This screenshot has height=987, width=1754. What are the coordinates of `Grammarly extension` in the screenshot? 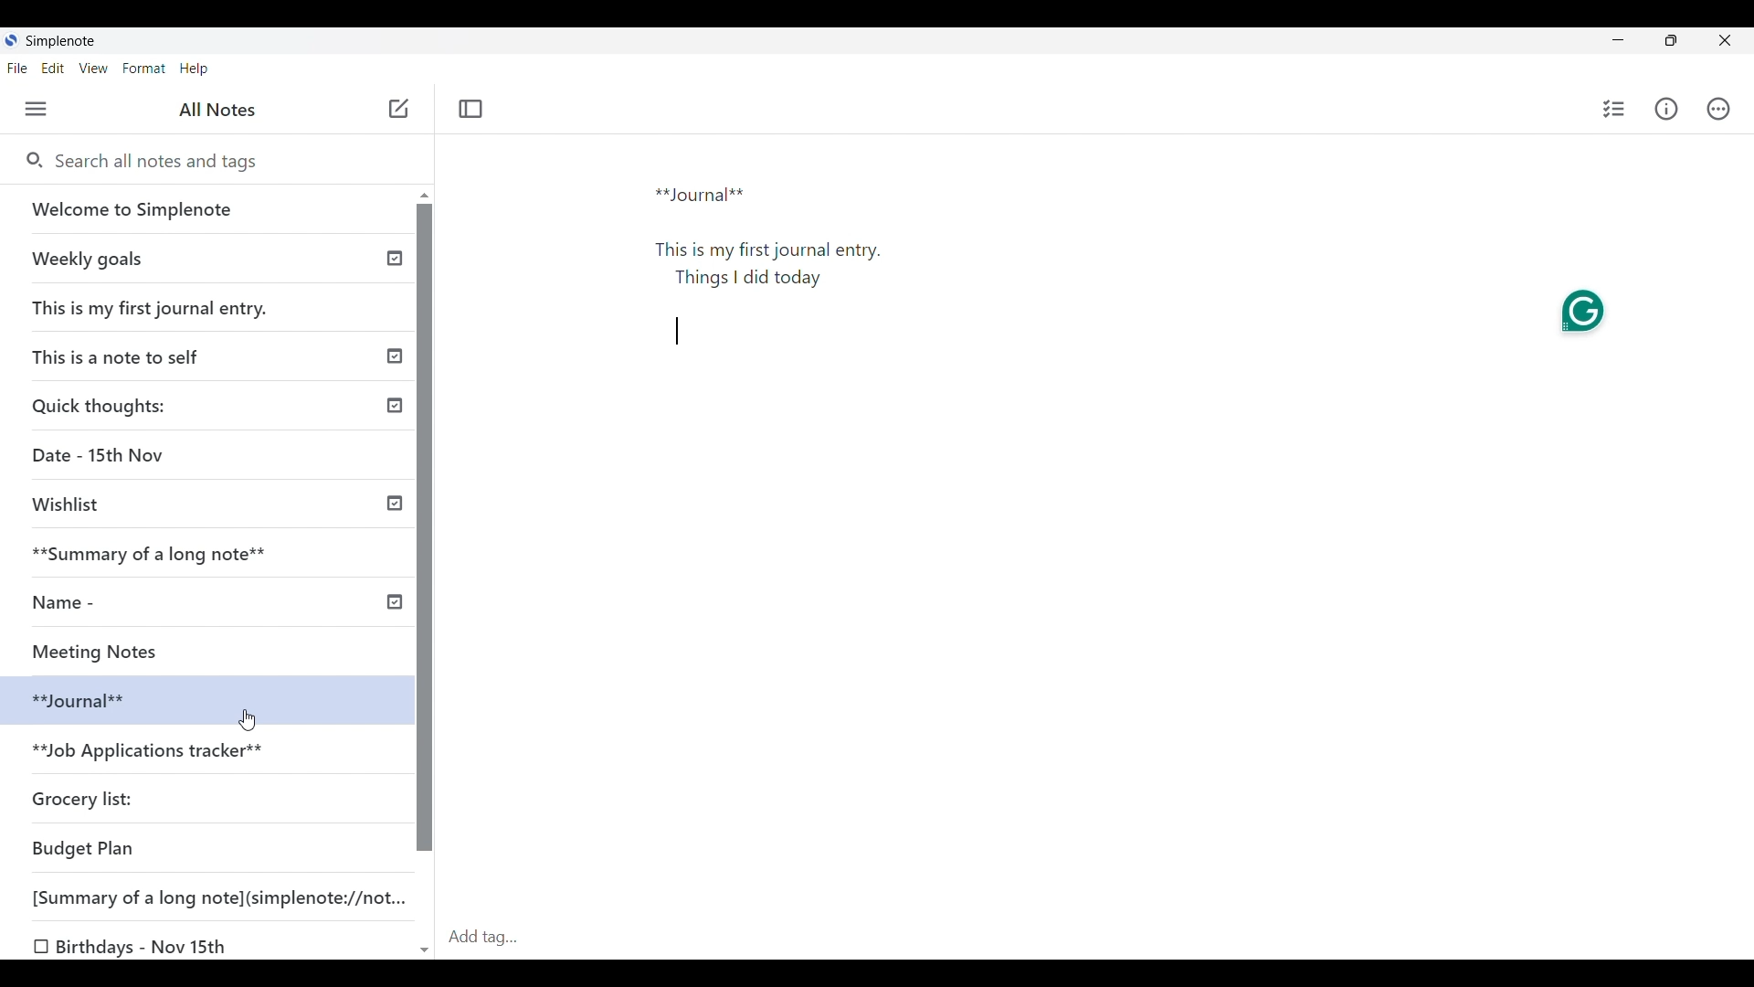 It's located at (1582, 312).